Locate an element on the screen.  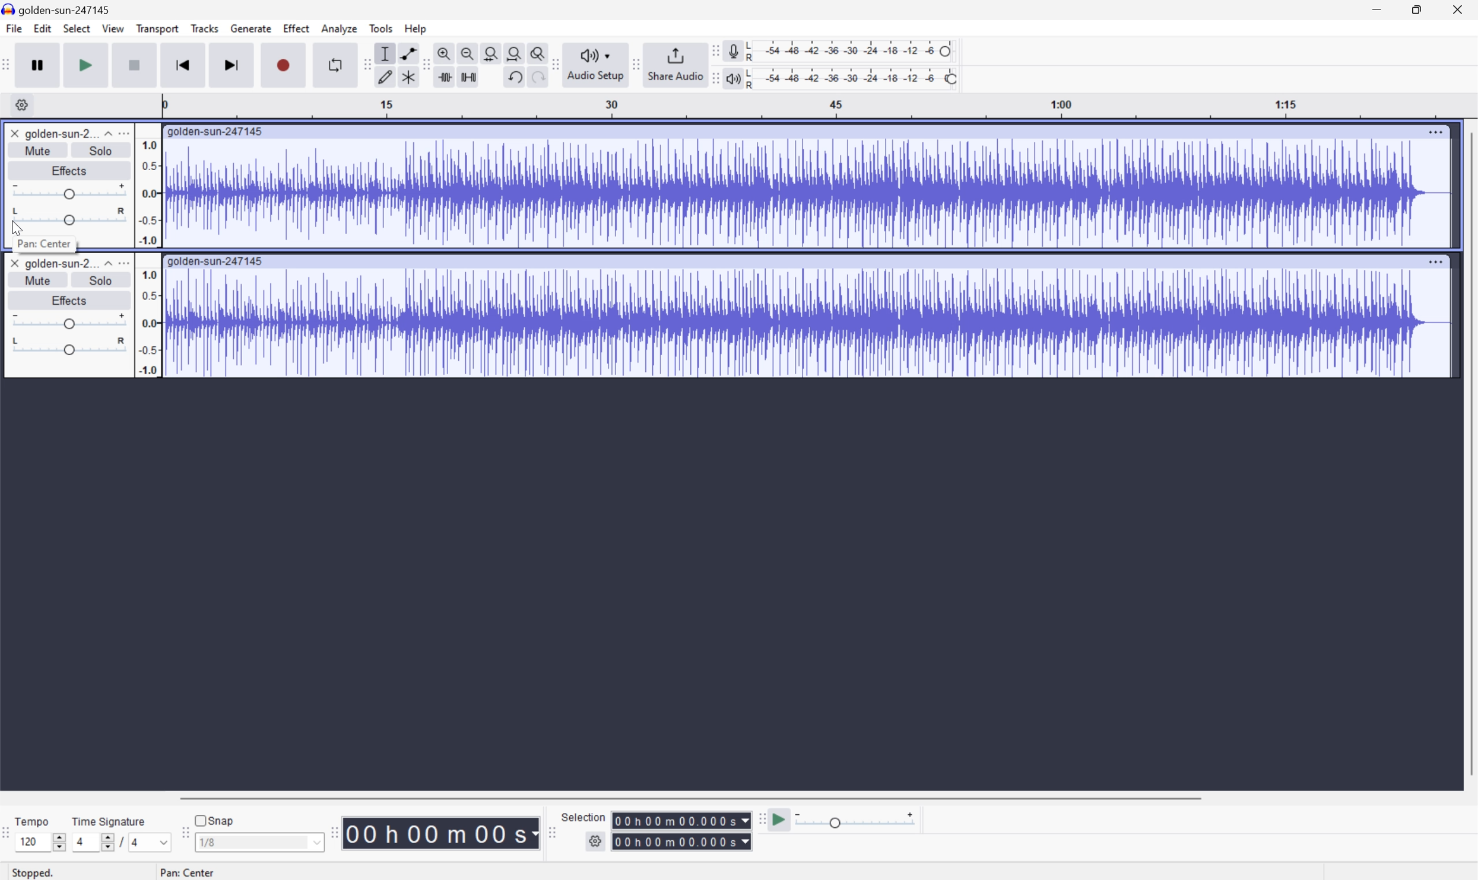
Scroll Bar is located at coordinates (1469, 453).